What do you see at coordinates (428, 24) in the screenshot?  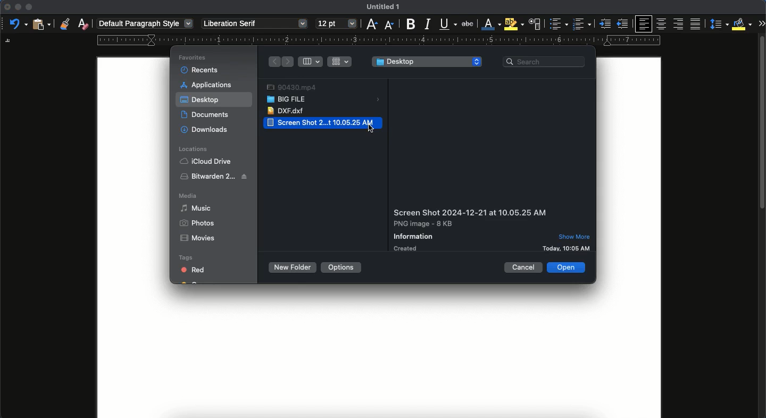 I see `italics` at bounding box center [428, 24].